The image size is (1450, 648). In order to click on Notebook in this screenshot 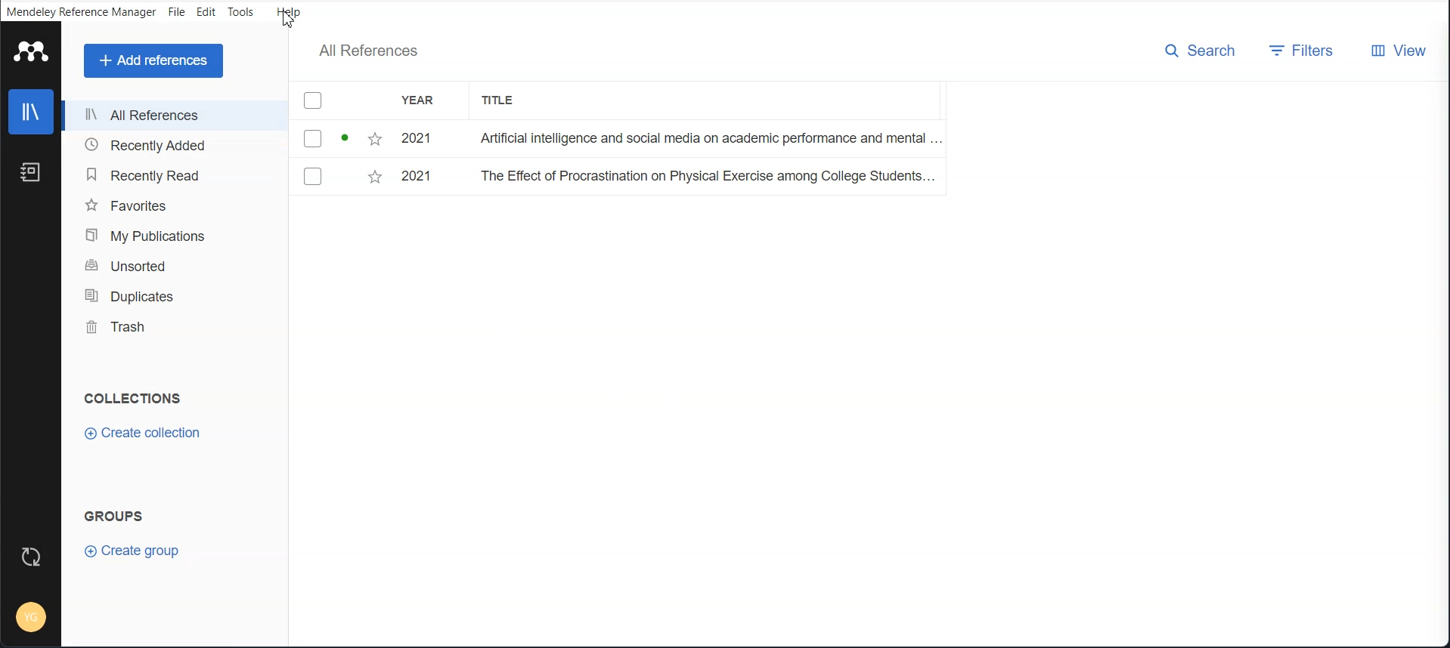, I will do `click(32, 171)`.